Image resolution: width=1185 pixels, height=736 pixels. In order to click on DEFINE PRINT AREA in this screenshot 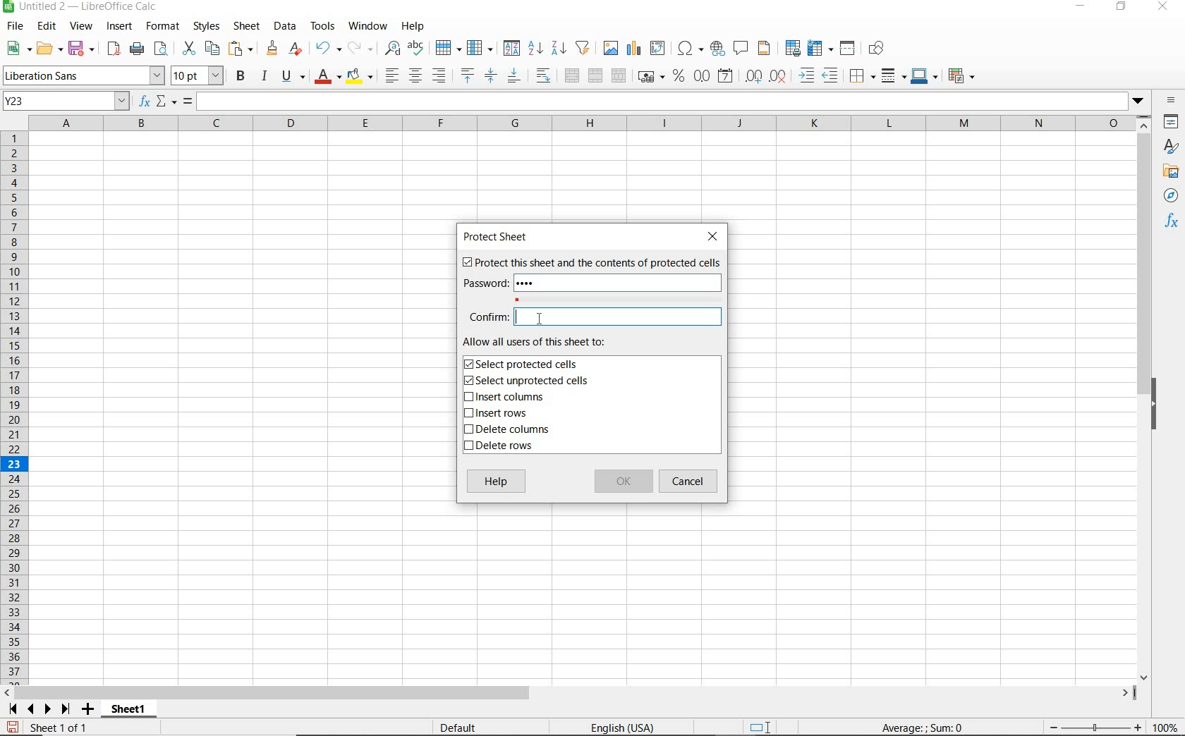, I will do `click(793, 49)`.